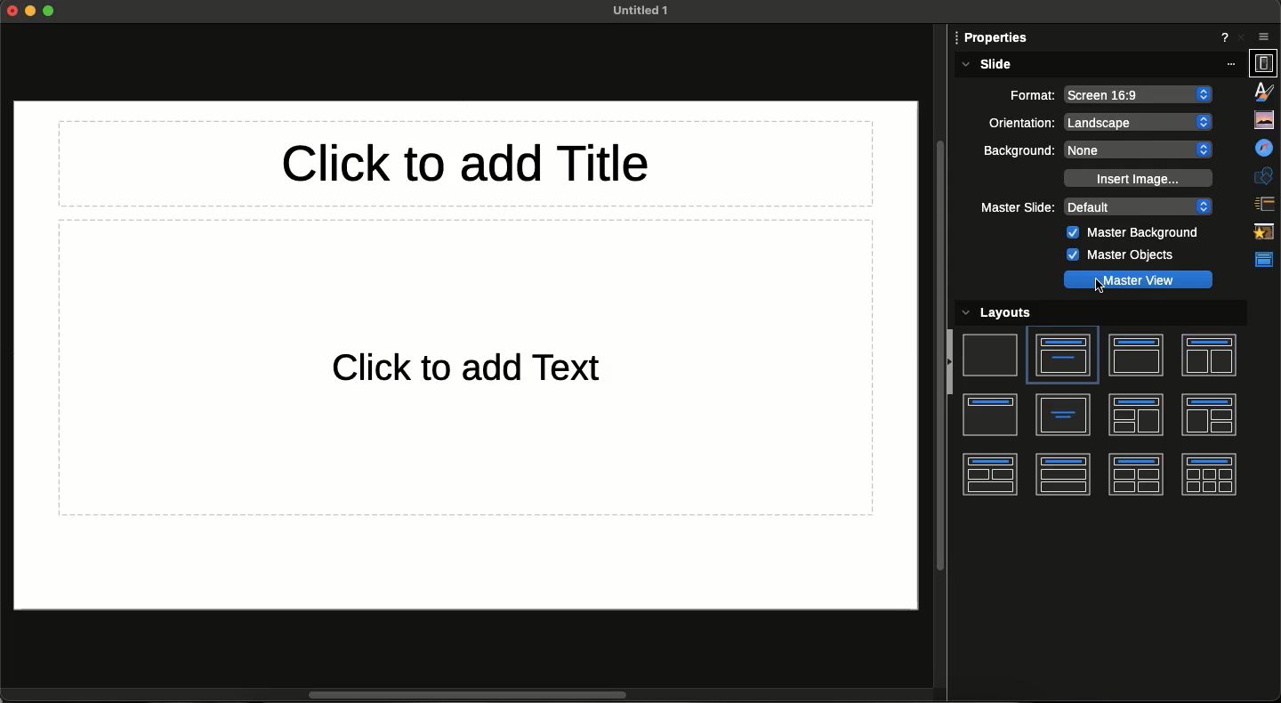 This screenshot has width=1281, height=703. Describe the element at coordinates (1263, 149) in the screenshot. I see `Navigator` at that location.